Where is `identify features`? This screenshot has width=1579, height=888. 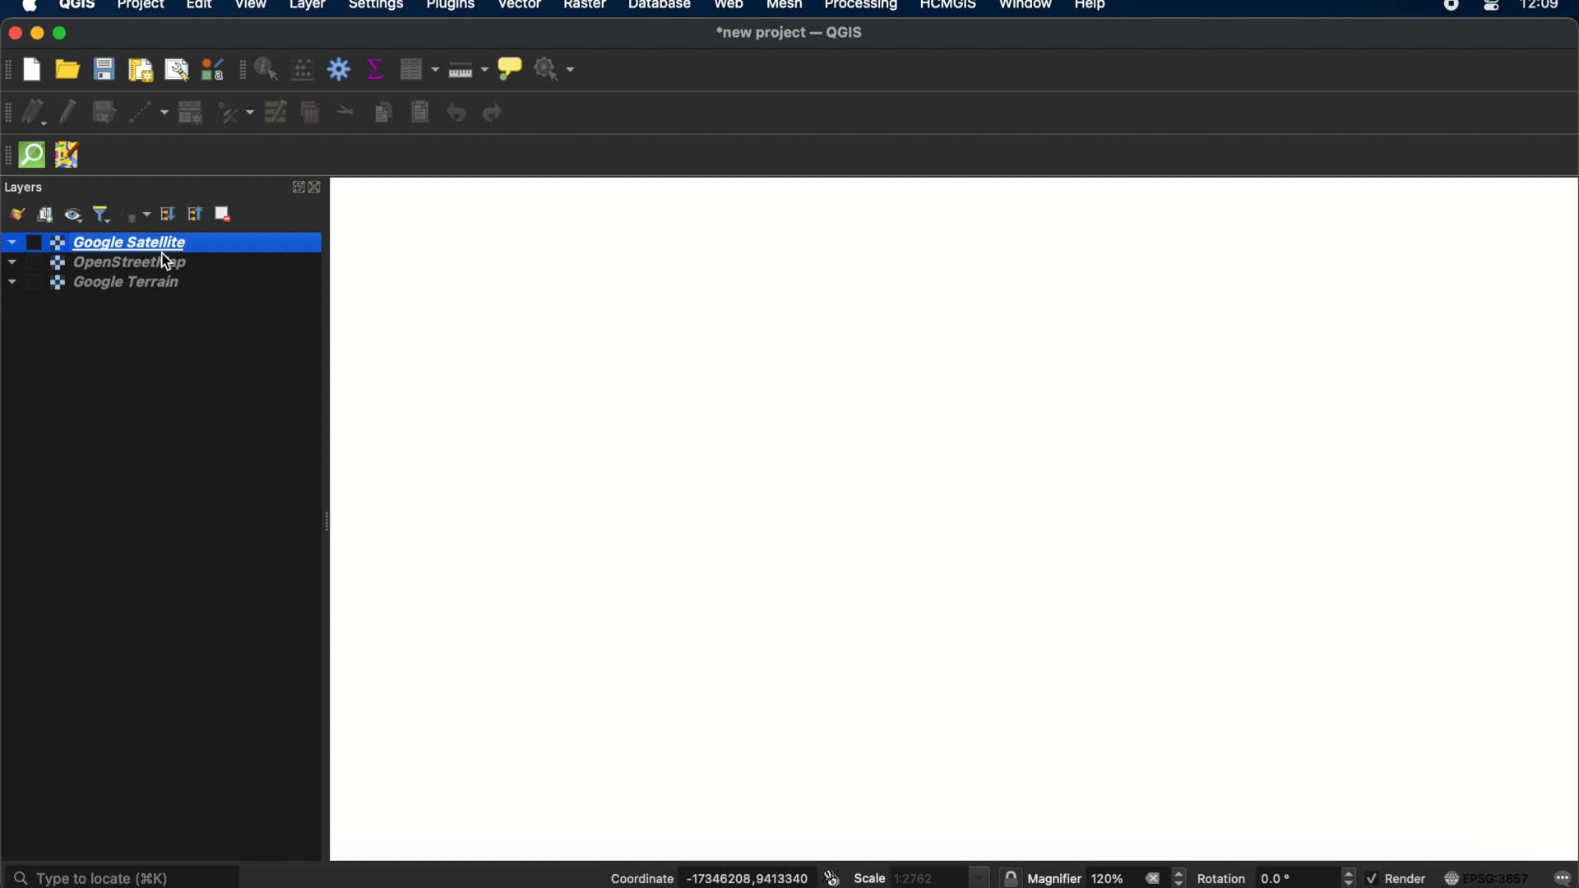
identify features is located at coordinates (269, 69).